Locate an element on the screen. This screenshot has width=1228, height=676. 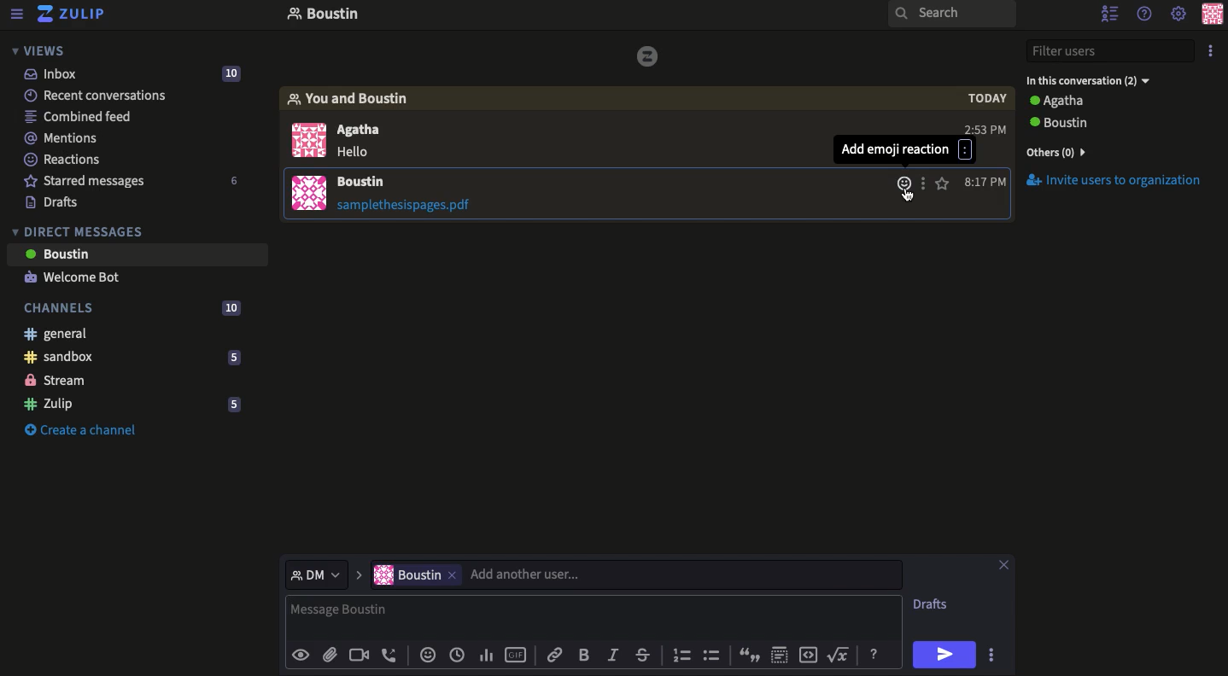
Create a channel is located at coordinates (78, 429).